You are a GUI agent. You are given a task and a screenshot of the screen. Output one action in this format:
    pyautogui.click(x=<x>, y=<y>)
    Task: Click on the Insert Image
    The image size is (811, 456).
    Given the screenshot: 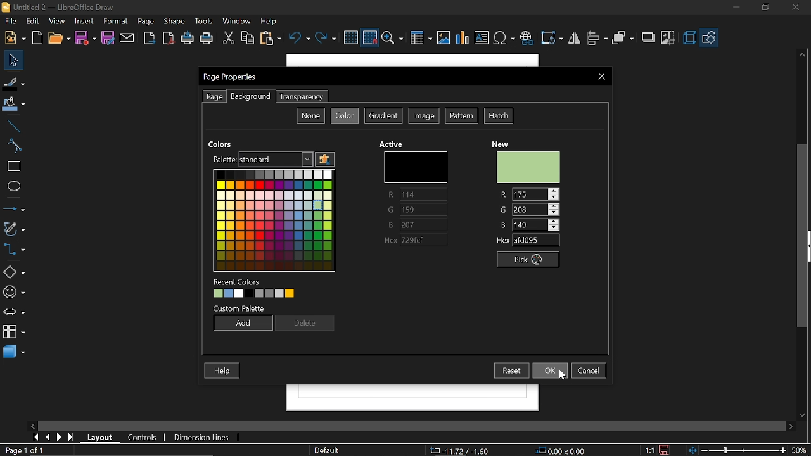 What is the action you would take?
    pyautogui.click(x=444, y=39)
    